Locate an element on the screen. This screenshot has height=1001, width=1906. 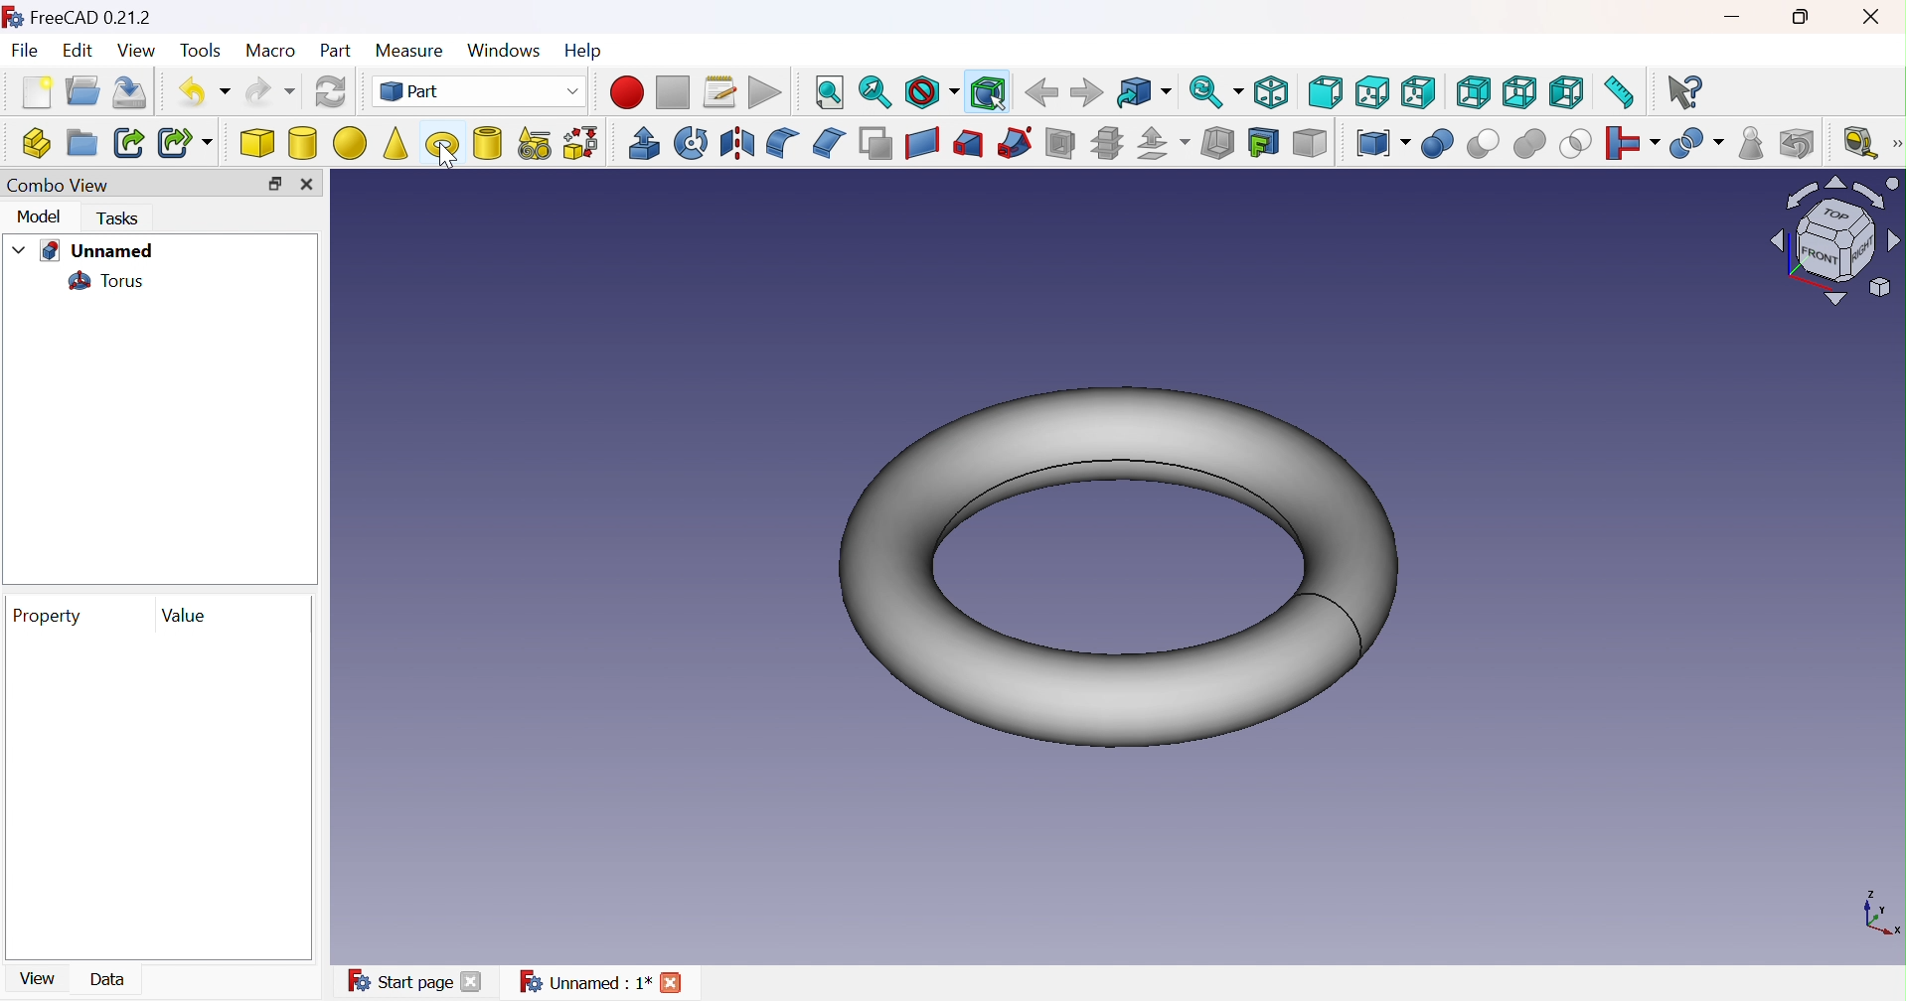
New is located at coordinates (37, 90).